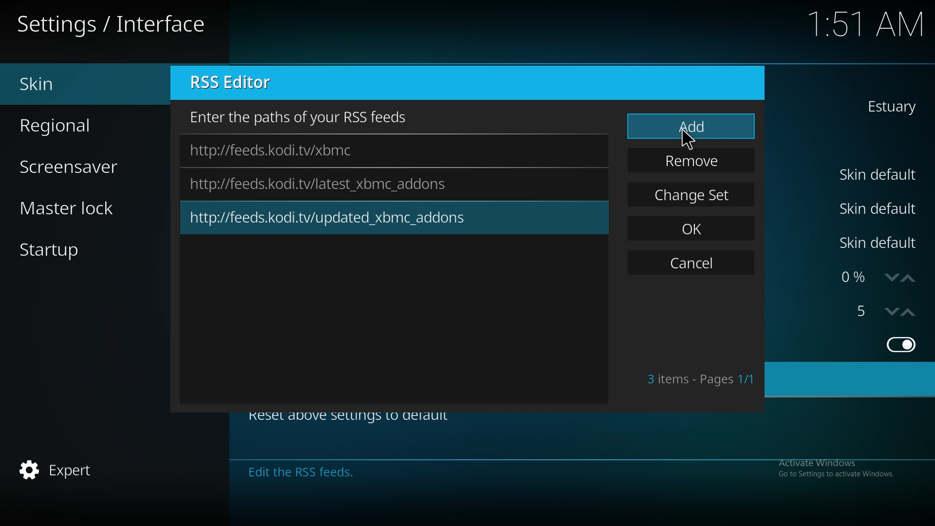  Describe the element at coordinates (691, 264) in the screenshot. I see `cancel` at that location.